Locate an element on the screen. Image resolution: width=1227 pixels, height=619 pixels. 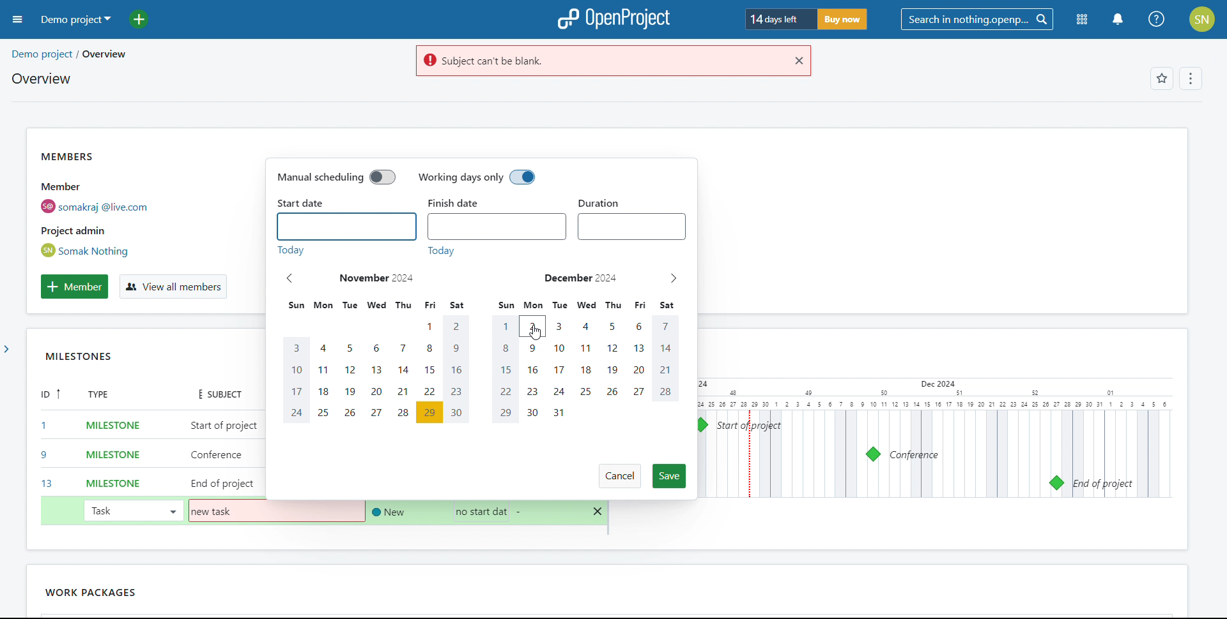
cancel is located at coordinates (619, 476).